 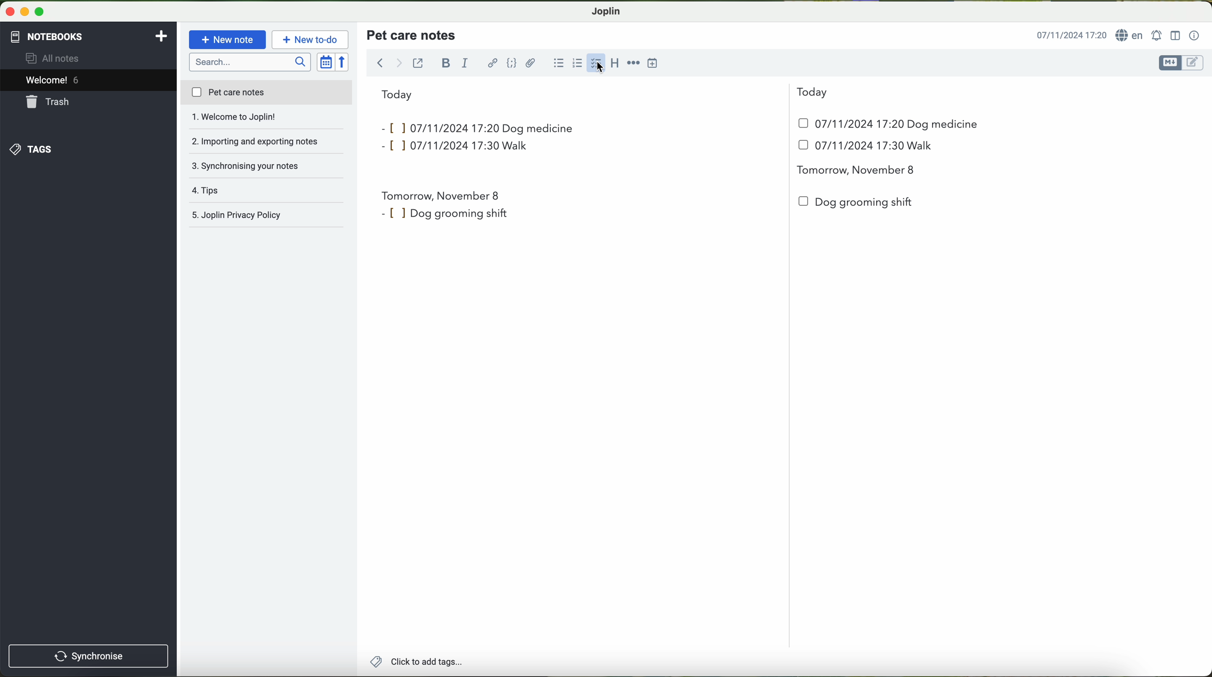 What do you see at coordinates (857, 202) in the screenshot?
I see `dog grooming shift` at bounding box center [857, 202].